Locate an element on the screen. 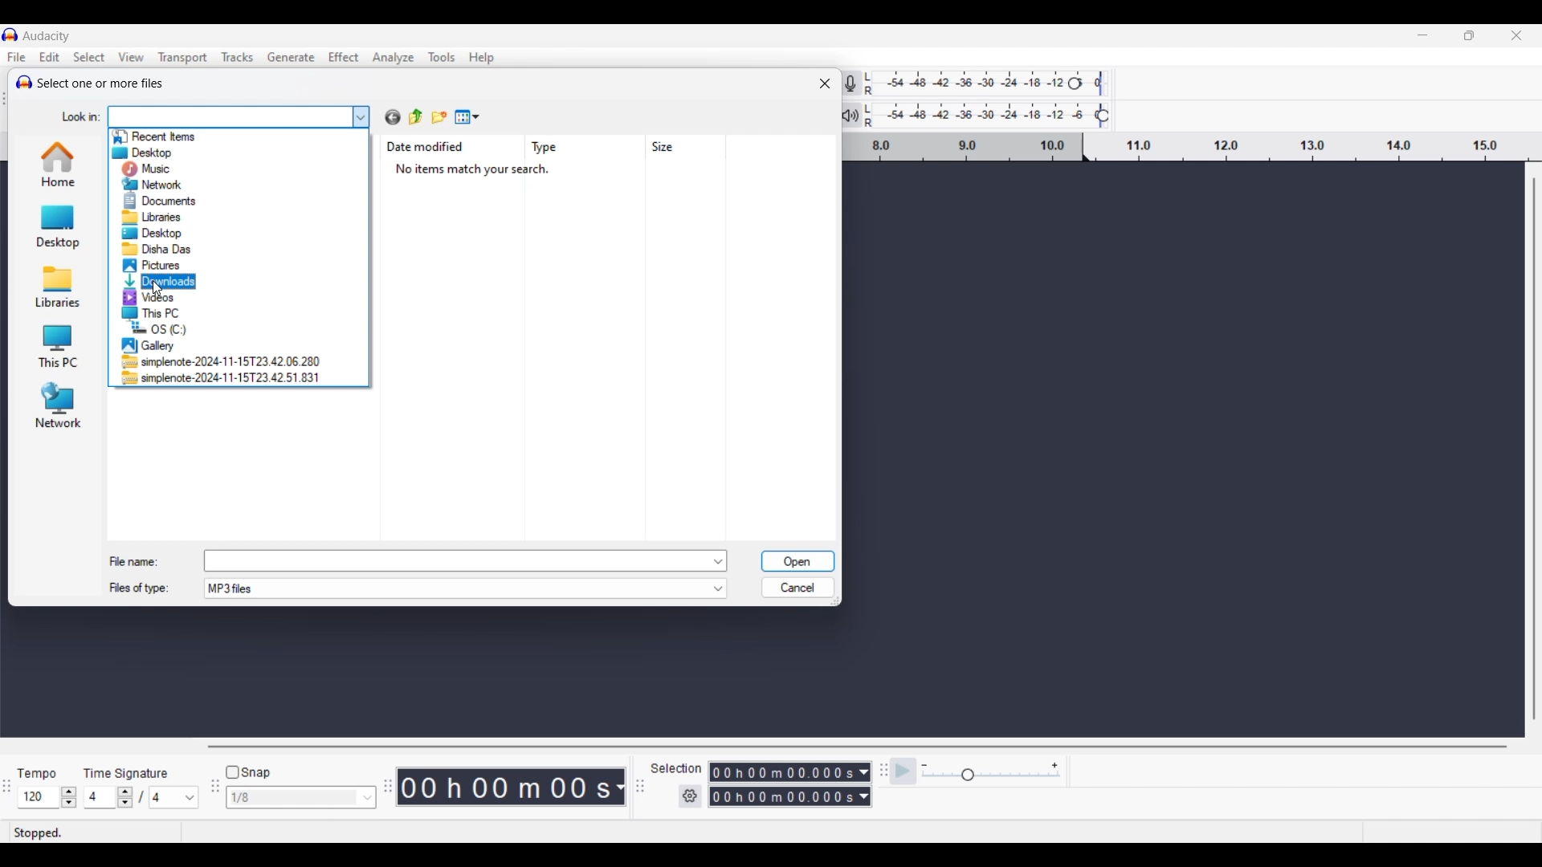 Image resolution: width=1542 pixels, height=867 pixels. Close interface is located at coordinates (1516, 35).